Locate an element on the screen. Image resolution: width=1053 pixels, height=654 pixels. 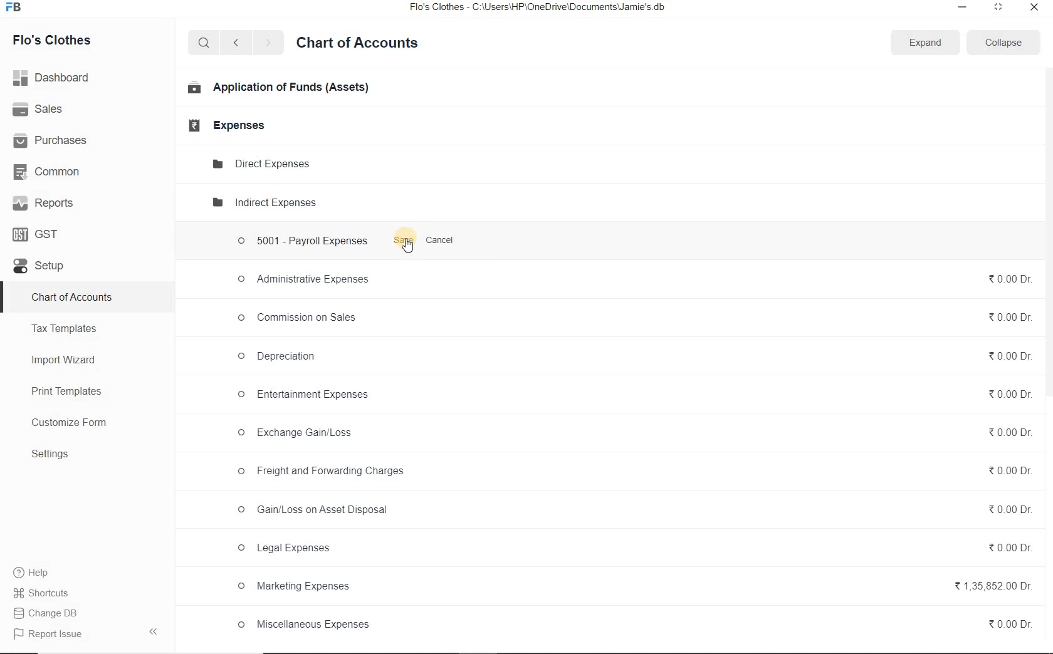
© Legal Expenses 0.00 Dr. is located at coordinates (634, 549).